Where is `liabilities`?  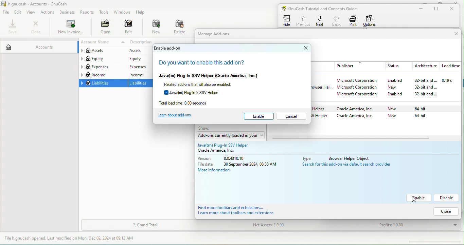 liabilities is located at coordinates (103, 83).